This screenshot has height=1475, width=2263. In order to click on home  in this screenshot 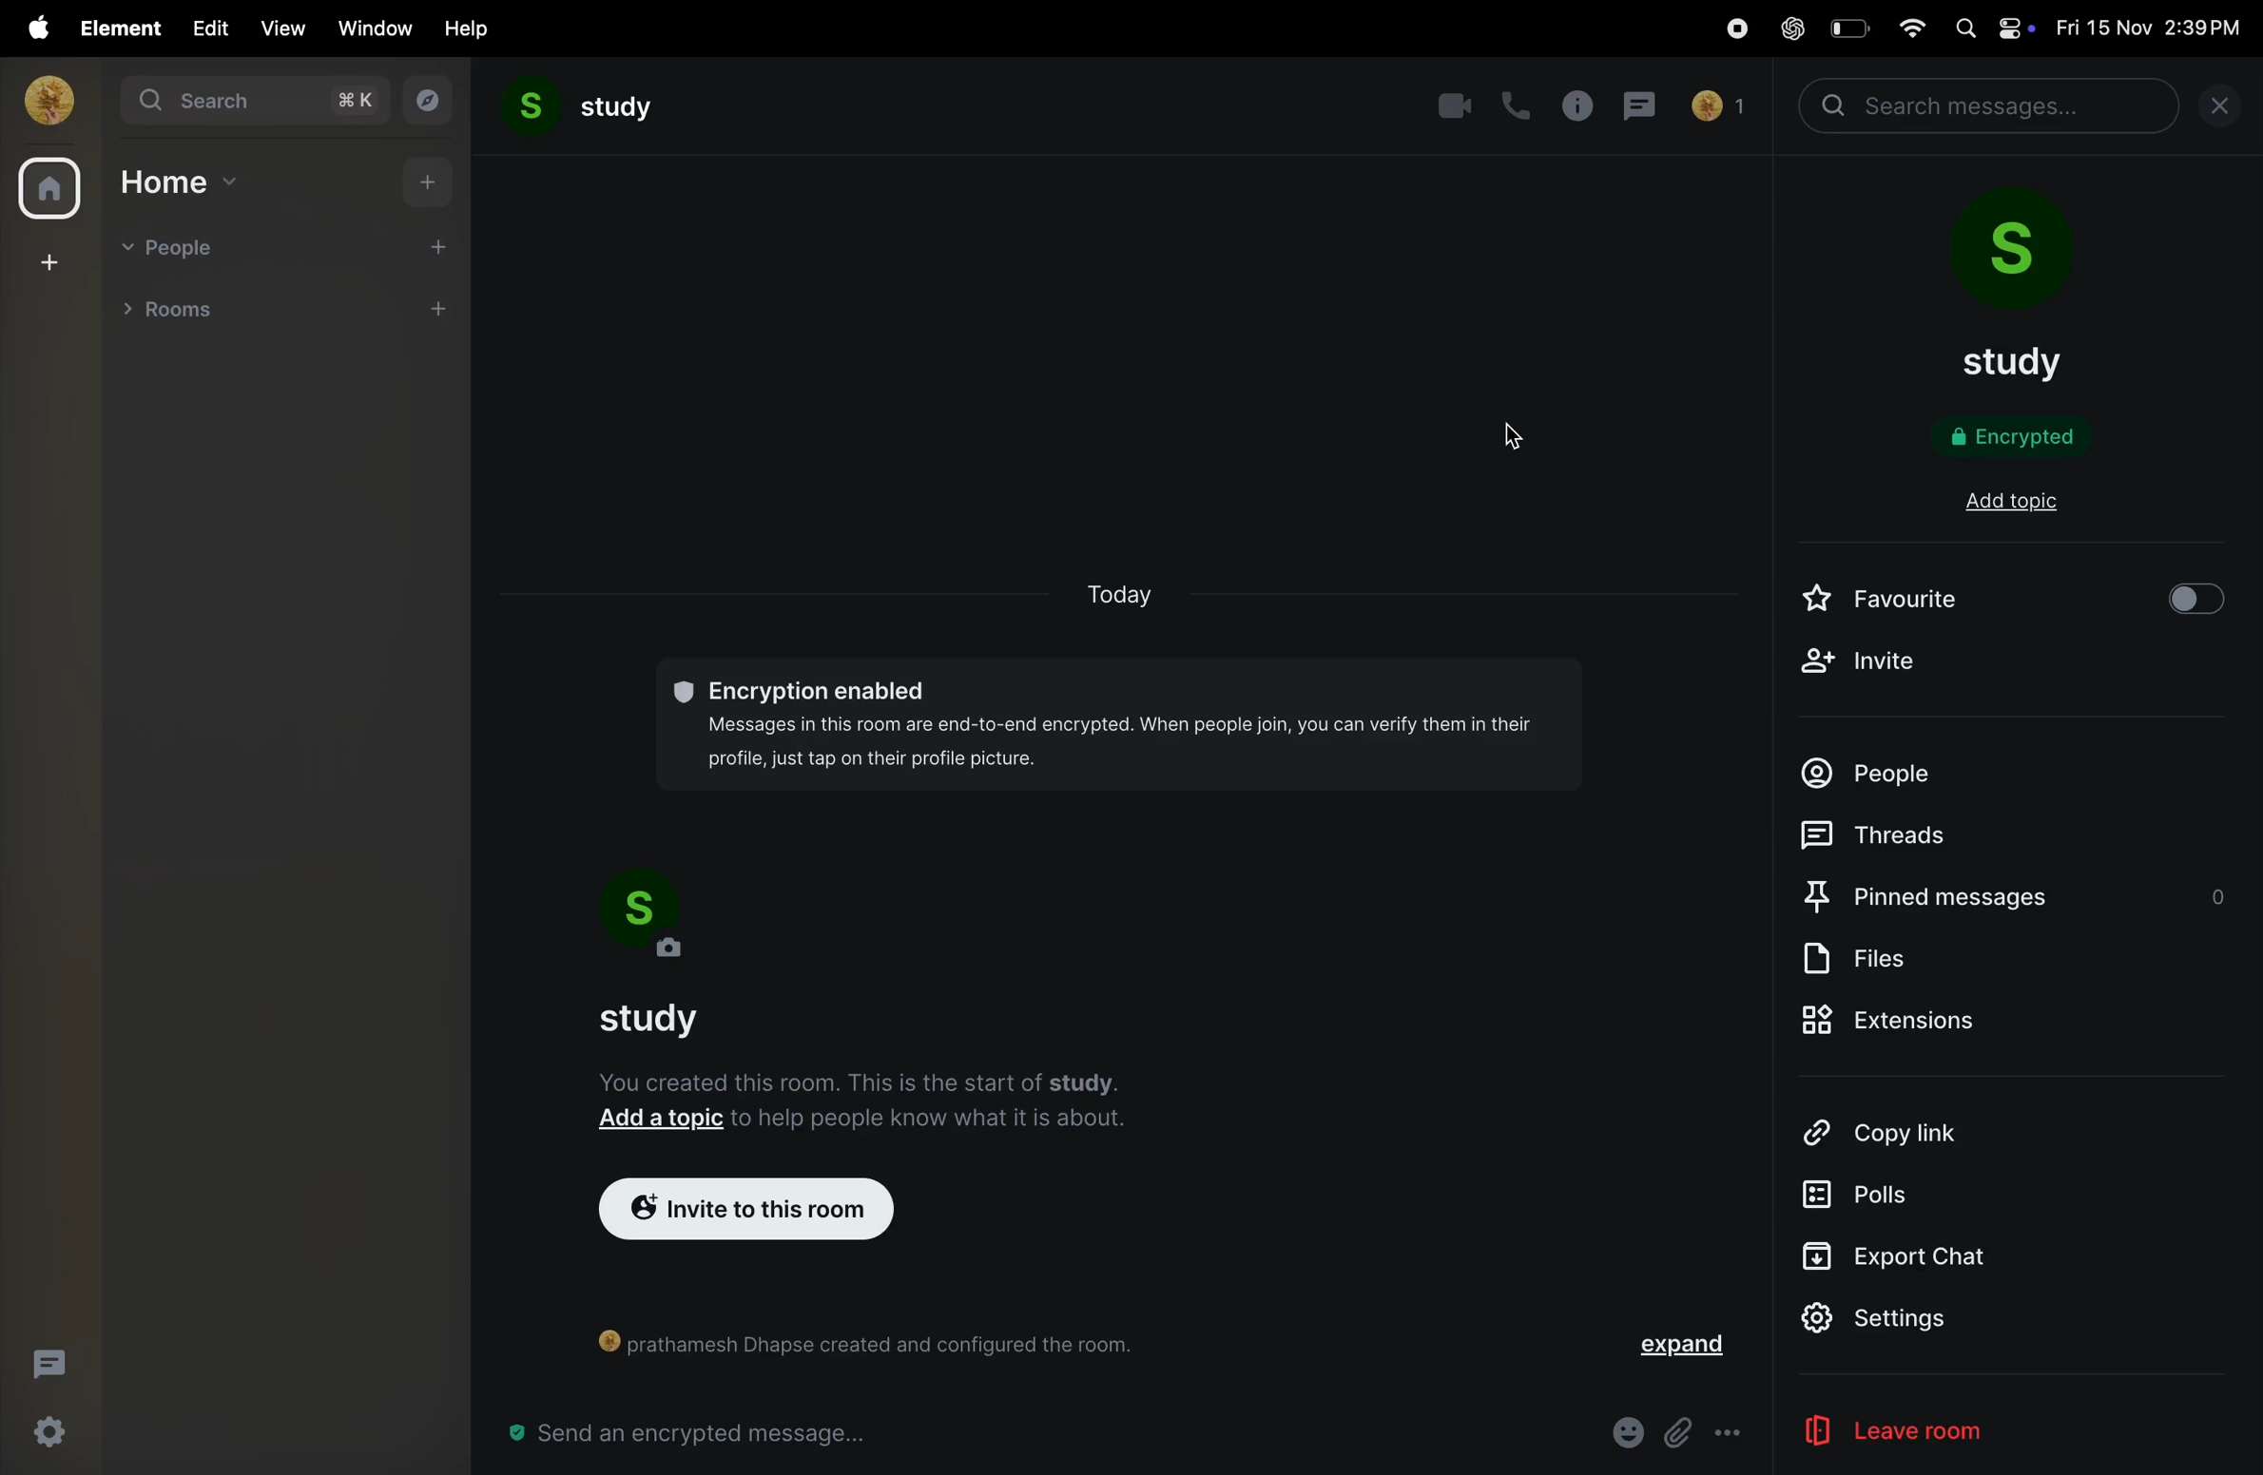, I will do `click(48, 191)`.